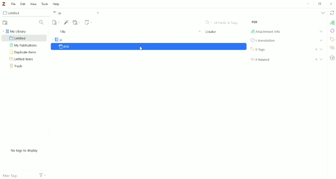 Image resolution: width=336 pixels, height=179 pixels. What do you see at coordinates (331, 39) in the screenshot?
I see `Tags` at bounding box center [331, 39].